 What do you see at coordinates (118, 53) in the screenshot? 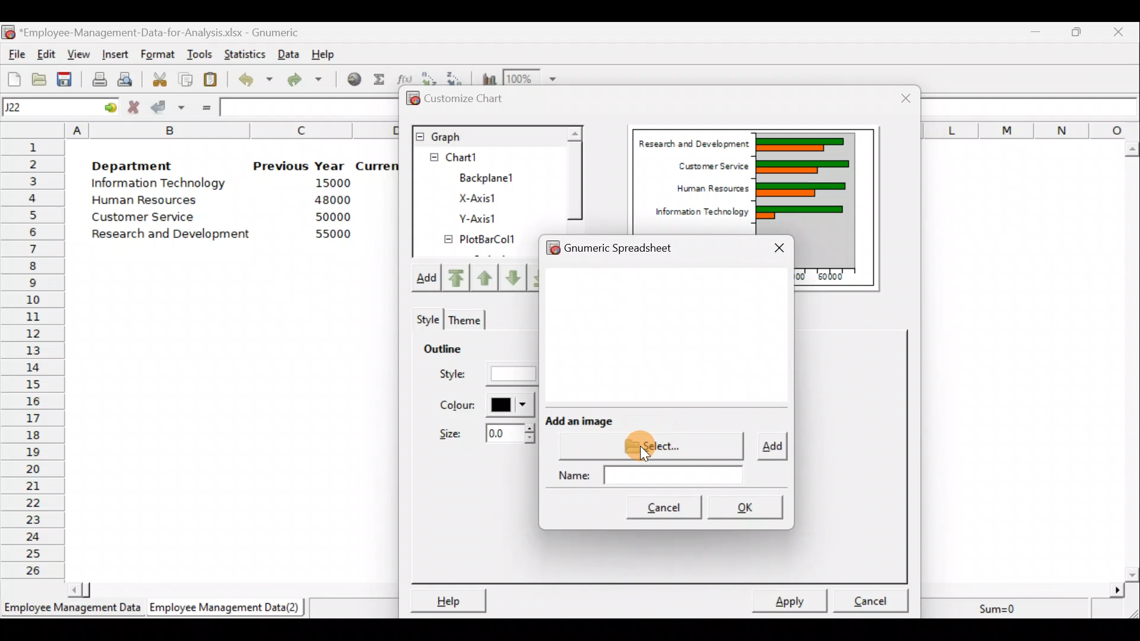
I see `Insert` at bounding box center [118, 53].